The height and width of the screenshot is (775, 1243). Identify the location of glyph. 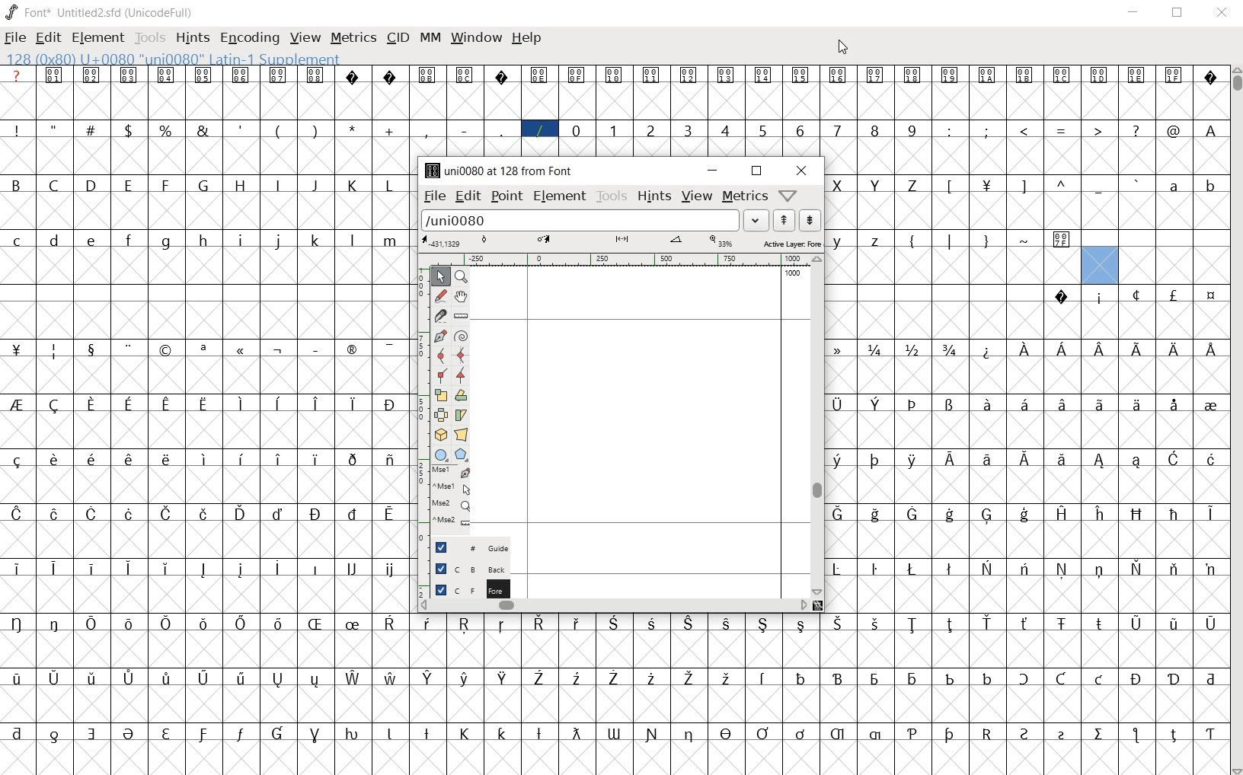
(912, 625).